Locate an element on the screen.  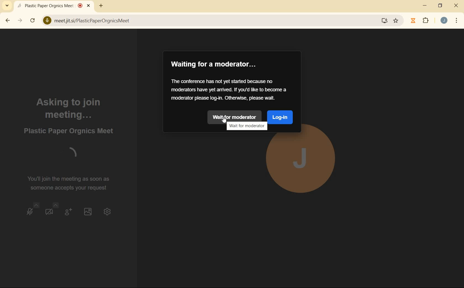
Asking to join
meeting... is located at coordinates (69, 108).